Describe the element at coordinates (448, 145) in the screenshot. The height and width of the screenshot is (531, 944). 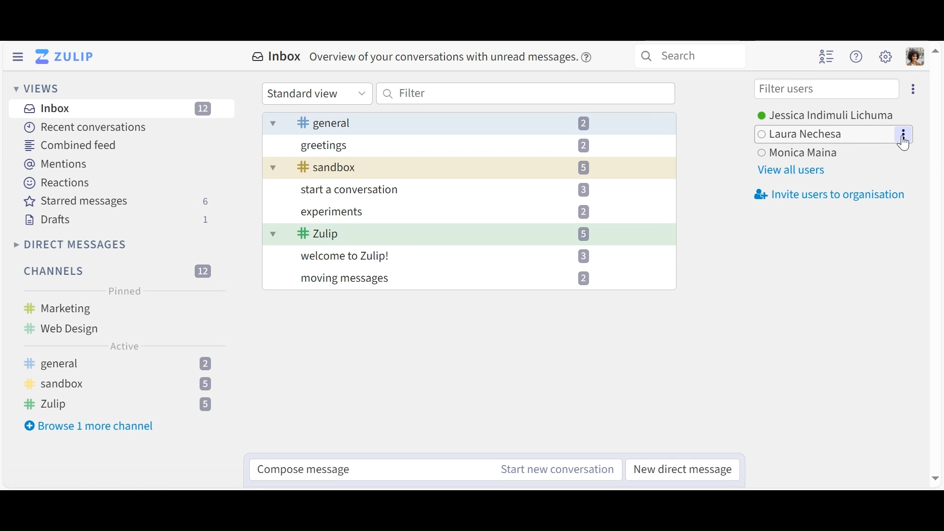
I see `greetings` at that location.